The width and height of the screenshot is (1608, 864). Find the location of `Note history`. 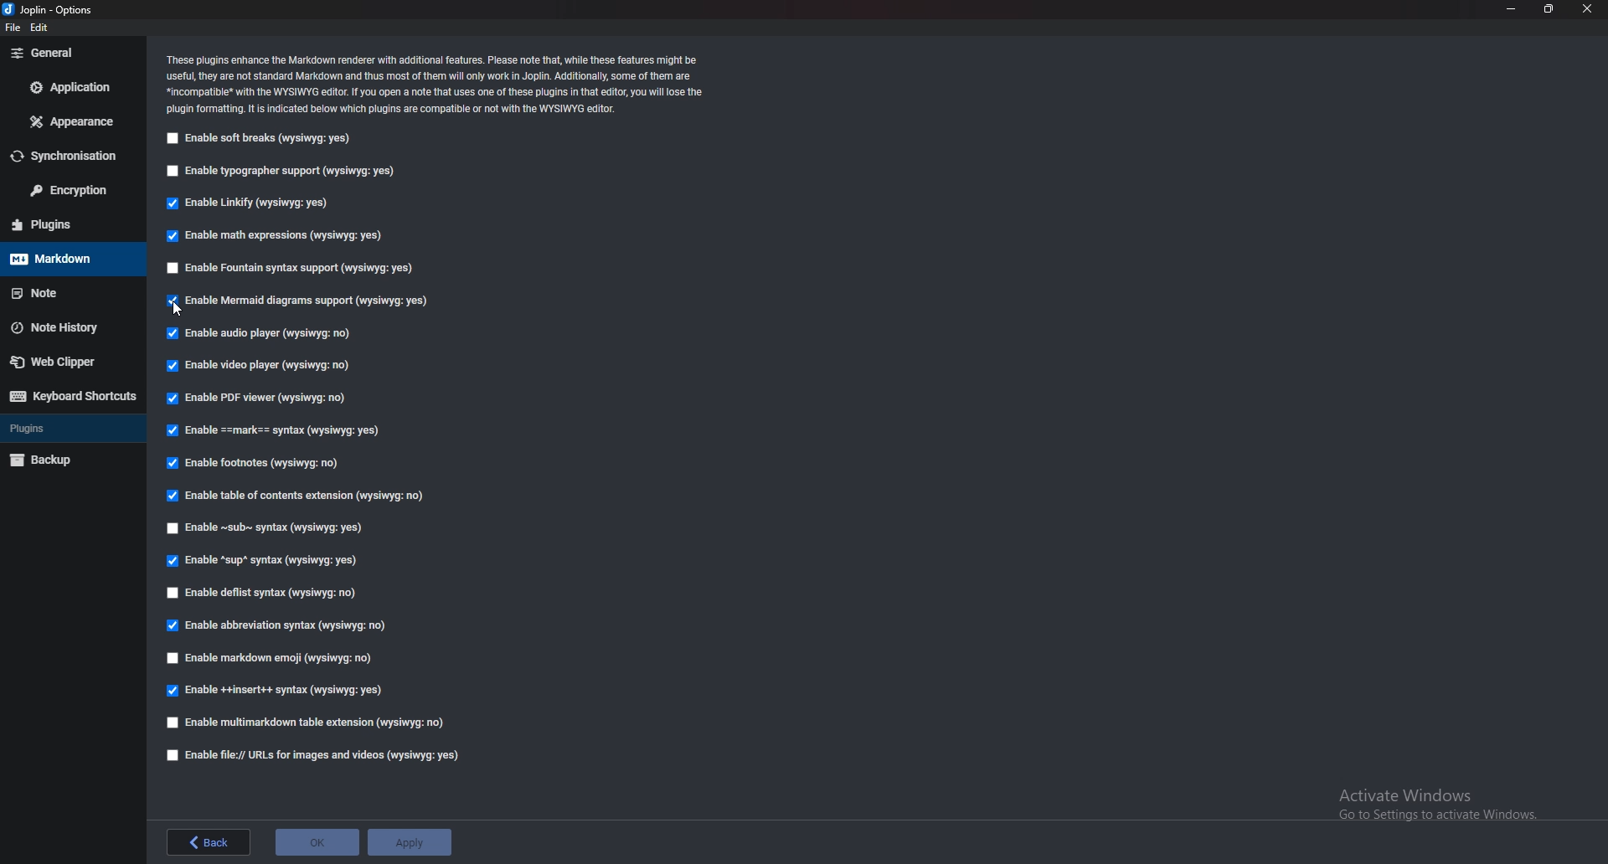

Note history is located at coordinates (71, 327).